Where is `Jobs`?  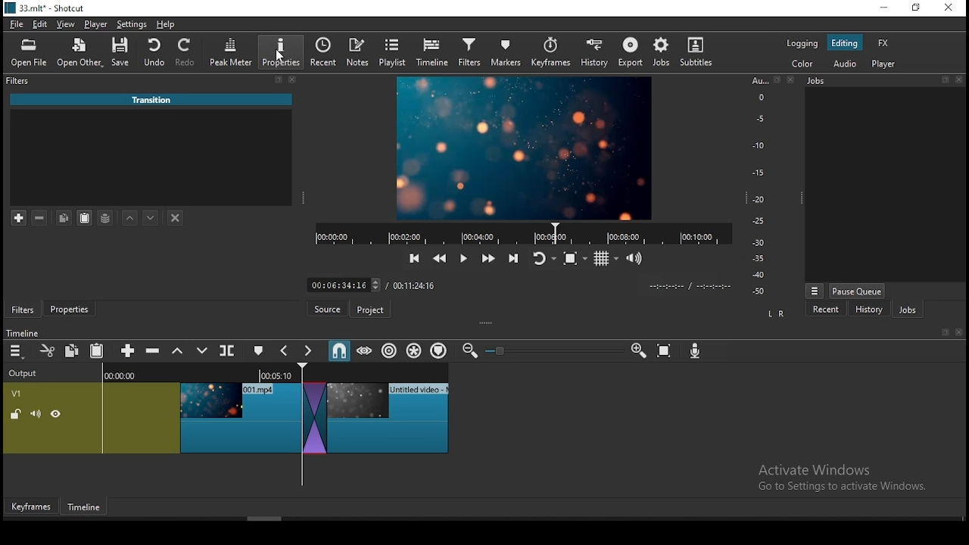 Jobs is located at coordinates (822, 83).